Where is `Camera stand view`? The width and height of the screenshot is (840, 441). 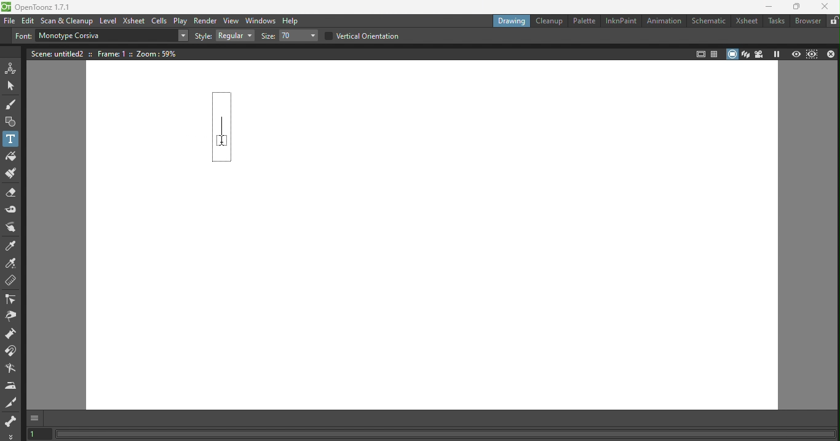 Camera stand view is located at coordinates (730, 55).